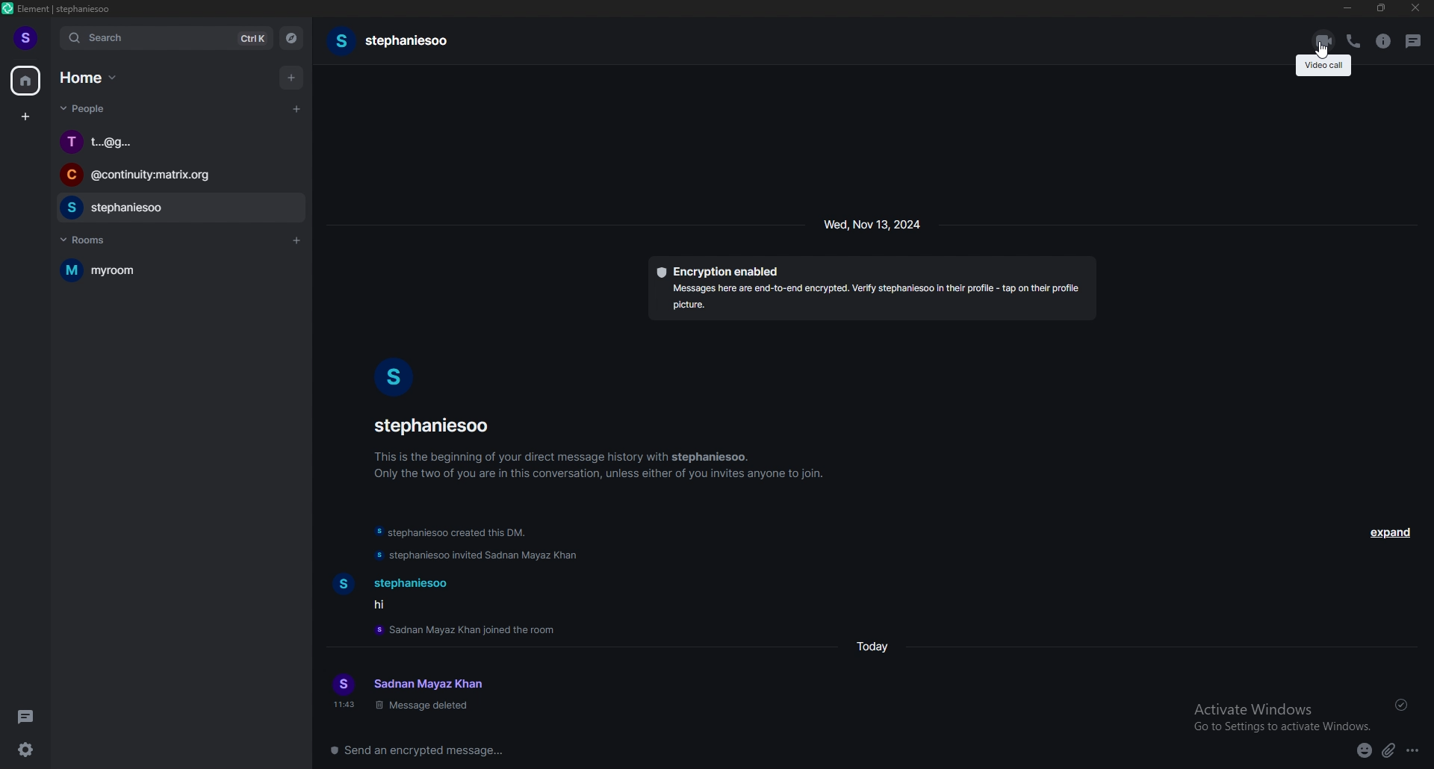 The width and height of the screenshot is (1434, 769). Describe the element at coordinates (472, 629) in the screenshot. I see `update` at that location.